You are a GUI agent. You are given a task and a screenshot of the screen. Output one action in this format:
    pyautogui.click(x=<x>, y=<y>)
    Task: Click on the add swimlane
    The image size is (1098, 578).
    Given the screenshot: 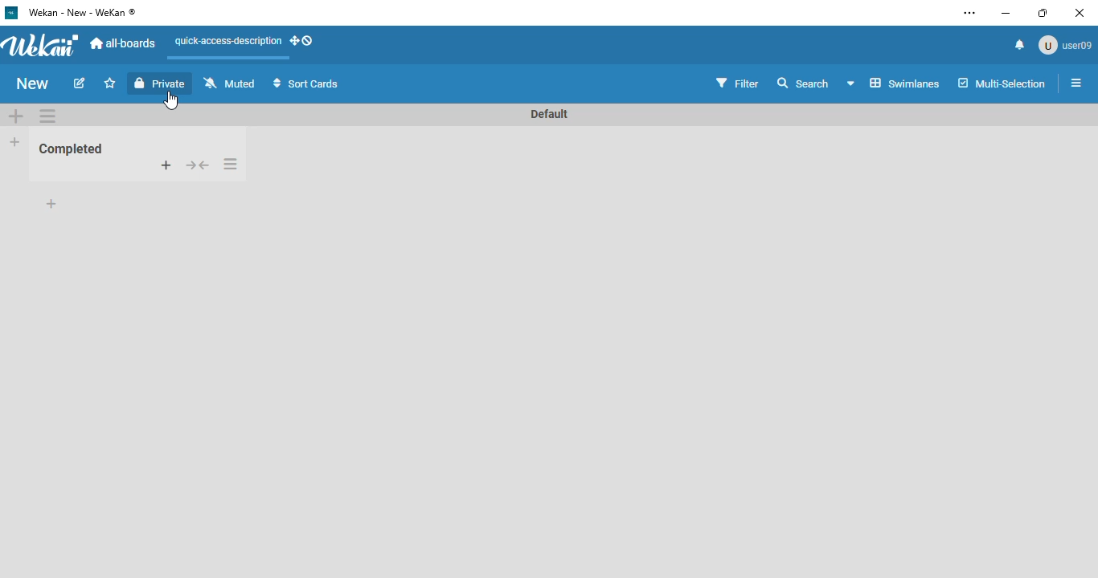 What is the action you would take?
    pyautogui.click(x=16, y=115)
    